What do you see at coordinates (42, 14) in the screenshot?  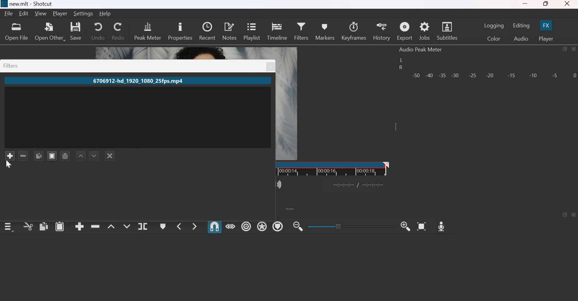 I see `View` at bounding box center [42, 14].